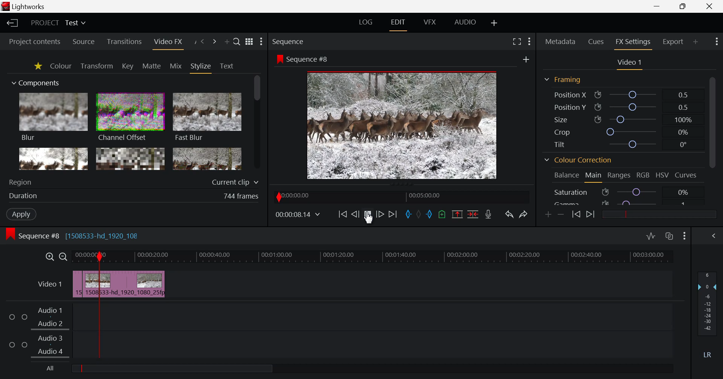 This screenshot has width=723, height=379. What do you see at coordinates (380, 214) in the screenshot?
I see `Go Forward` at bounding box center [380, 214].